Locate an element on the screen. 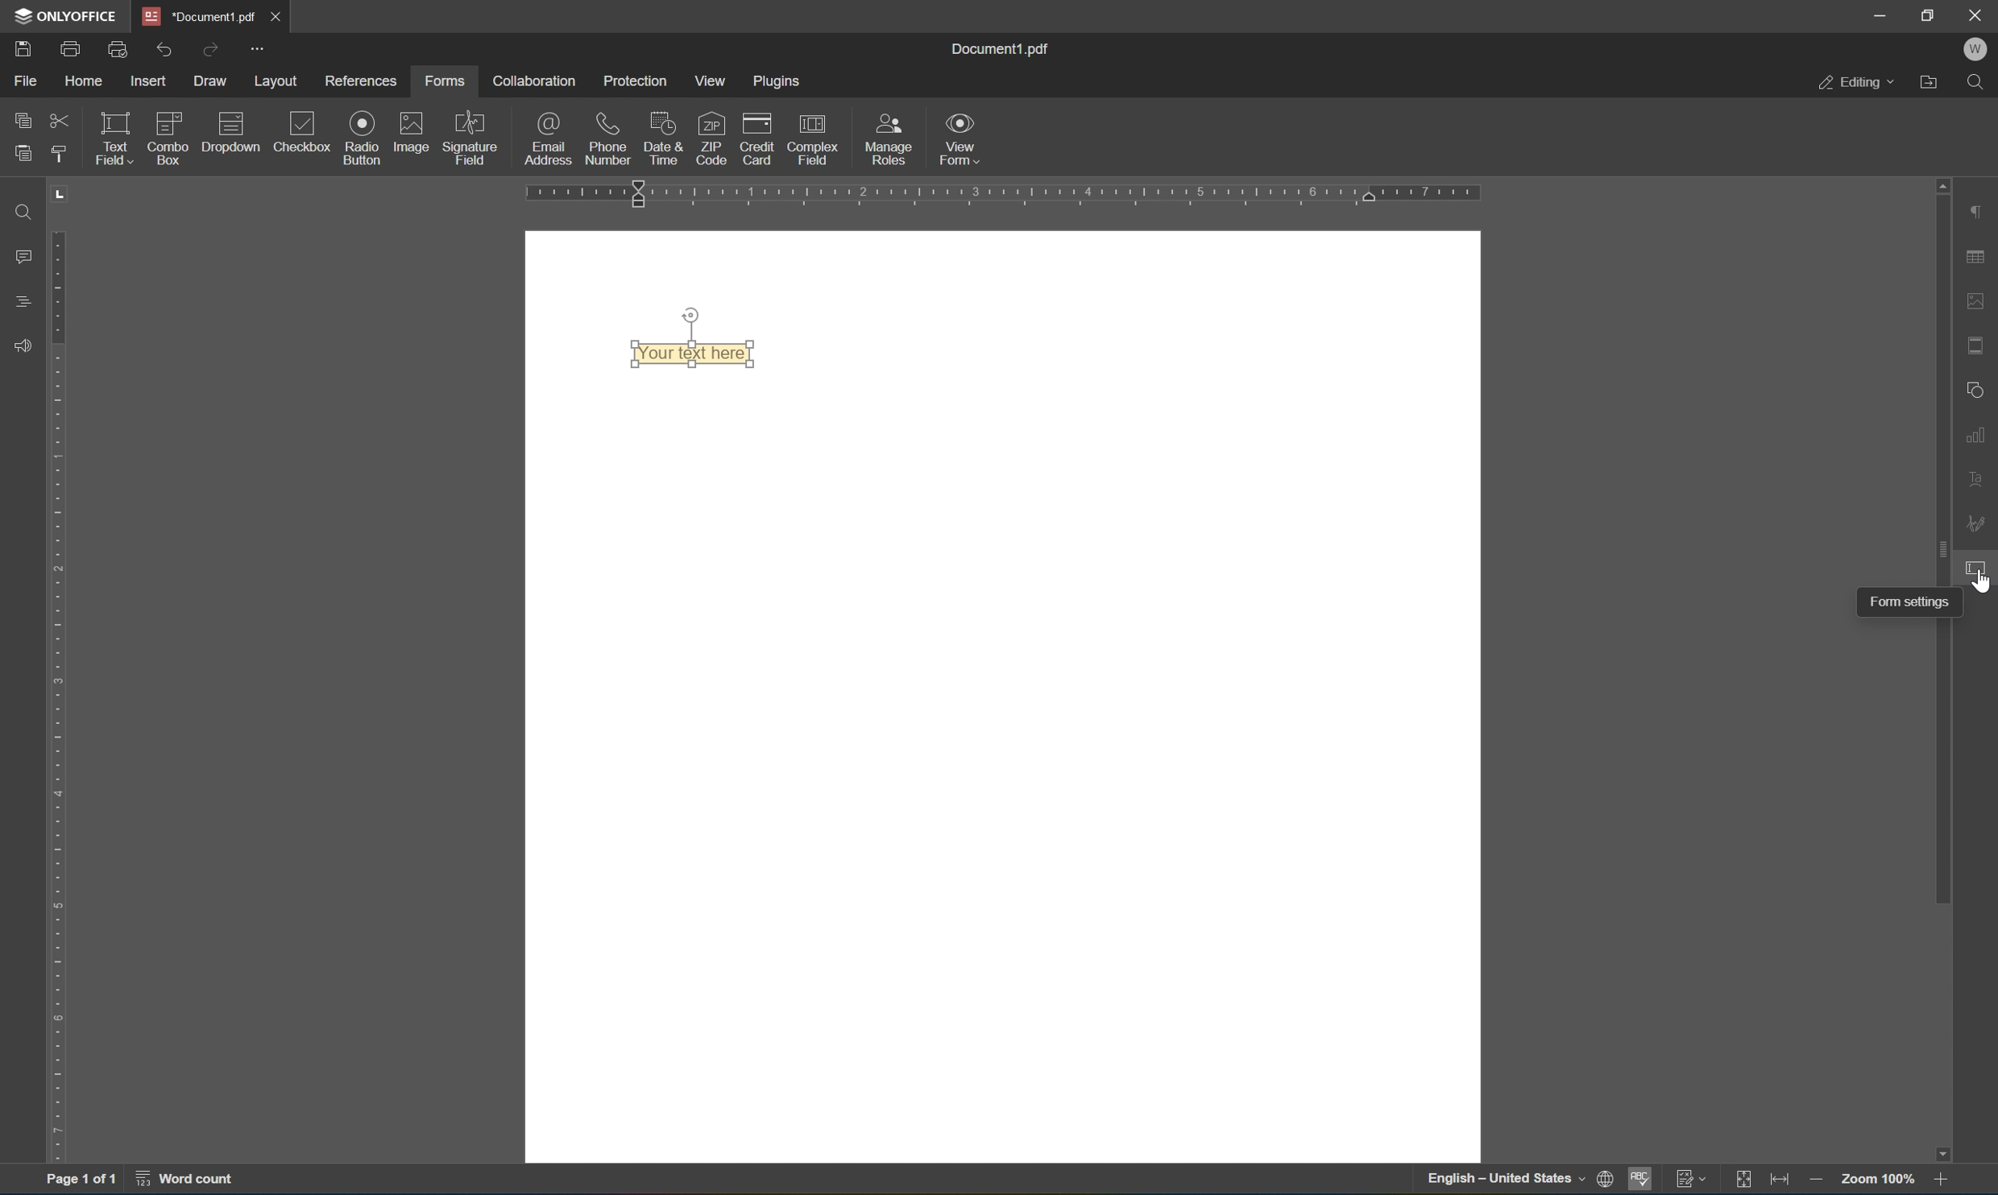 This screenshot has width=1998, height=1195. draw is located at coordinates (210, 81).